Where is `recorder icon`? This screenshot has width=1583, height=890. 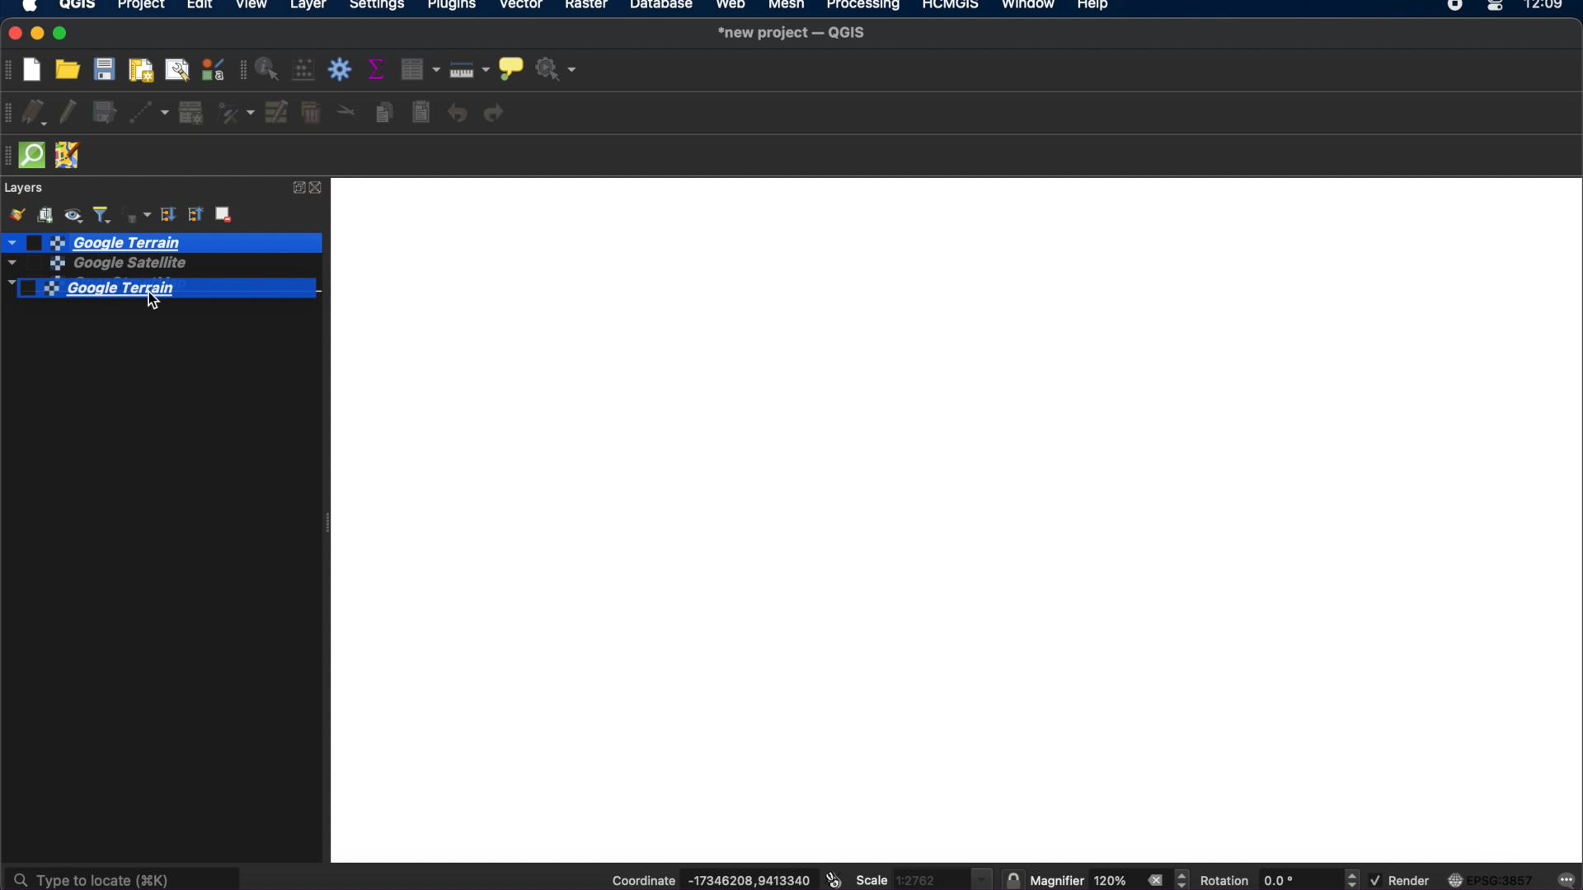 recorder icon is located at coordinates (1456, 7).